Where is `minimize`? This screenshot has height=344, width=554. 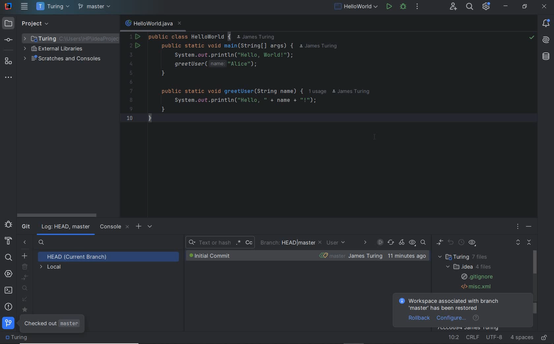
minimize is located at coordinates (506, 6).